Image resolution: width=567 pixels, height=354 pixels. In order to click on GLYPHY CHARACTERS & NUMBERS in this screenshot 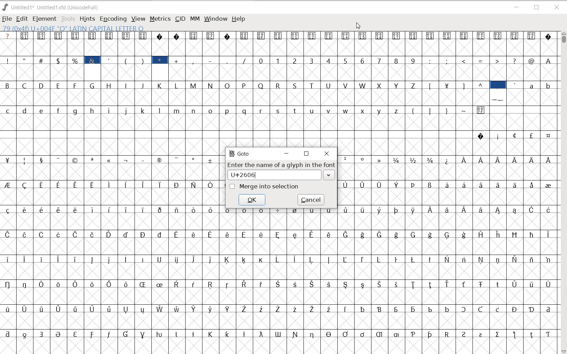, I will do `click(110, 250)`.